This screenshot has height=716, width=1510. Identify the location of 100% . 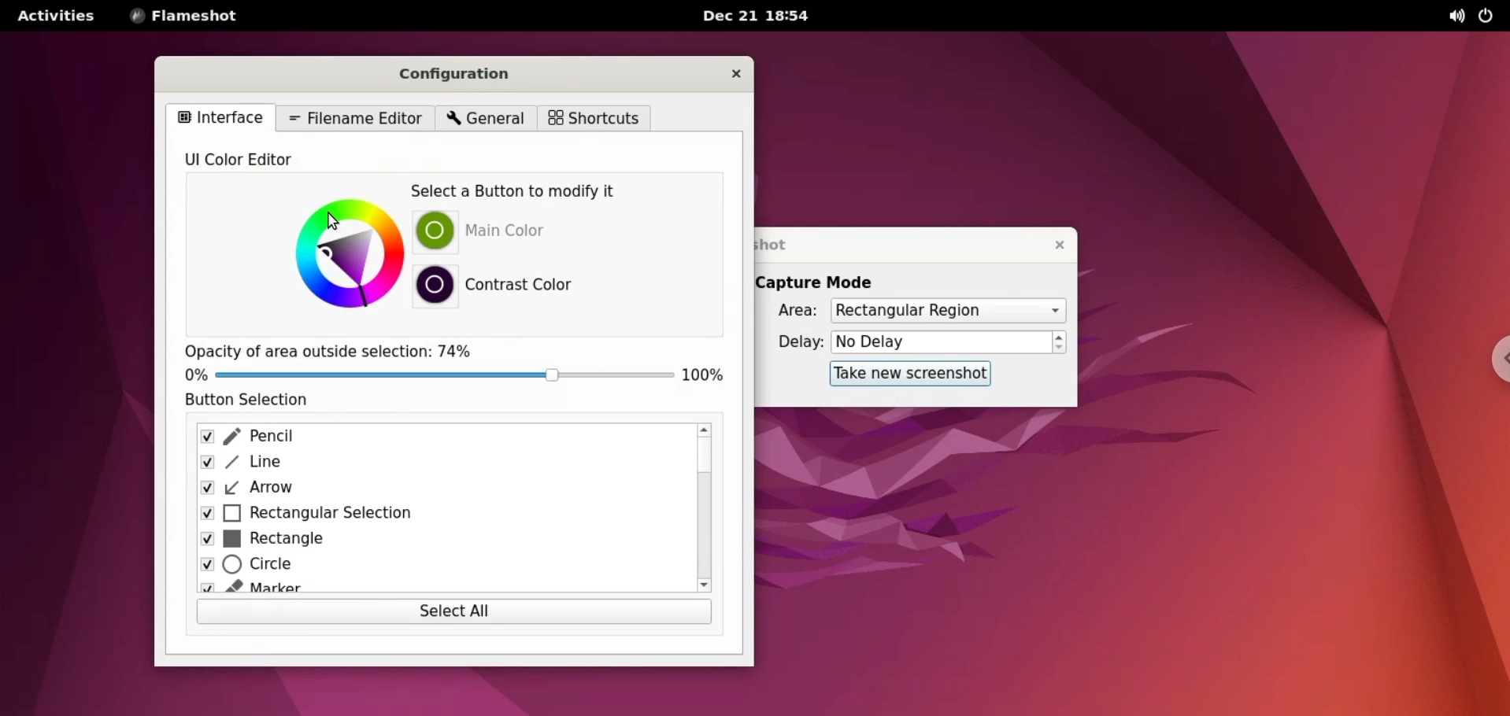
(706, 375).